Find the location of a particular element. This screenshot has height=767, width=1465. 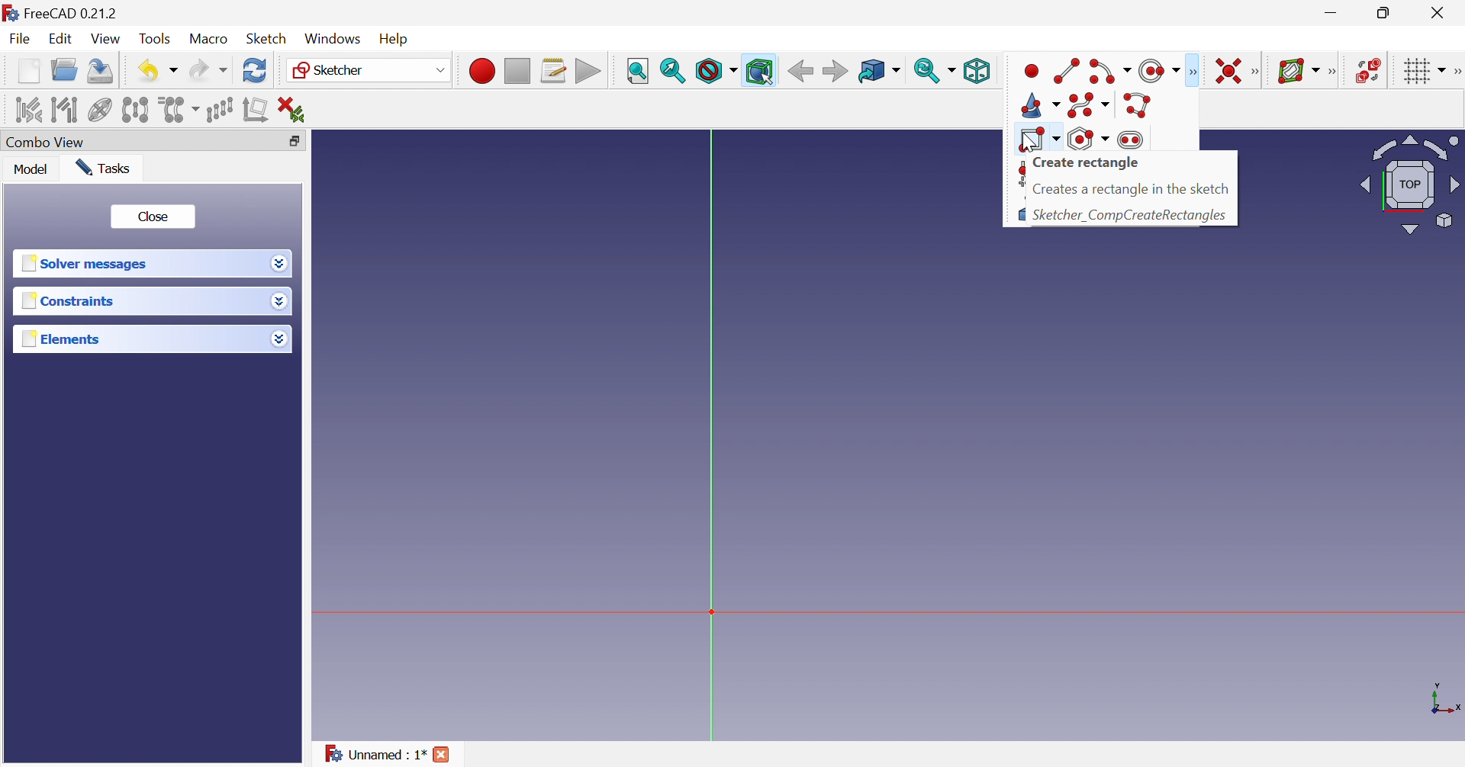

Restore down is located at coordinates (297, 143).